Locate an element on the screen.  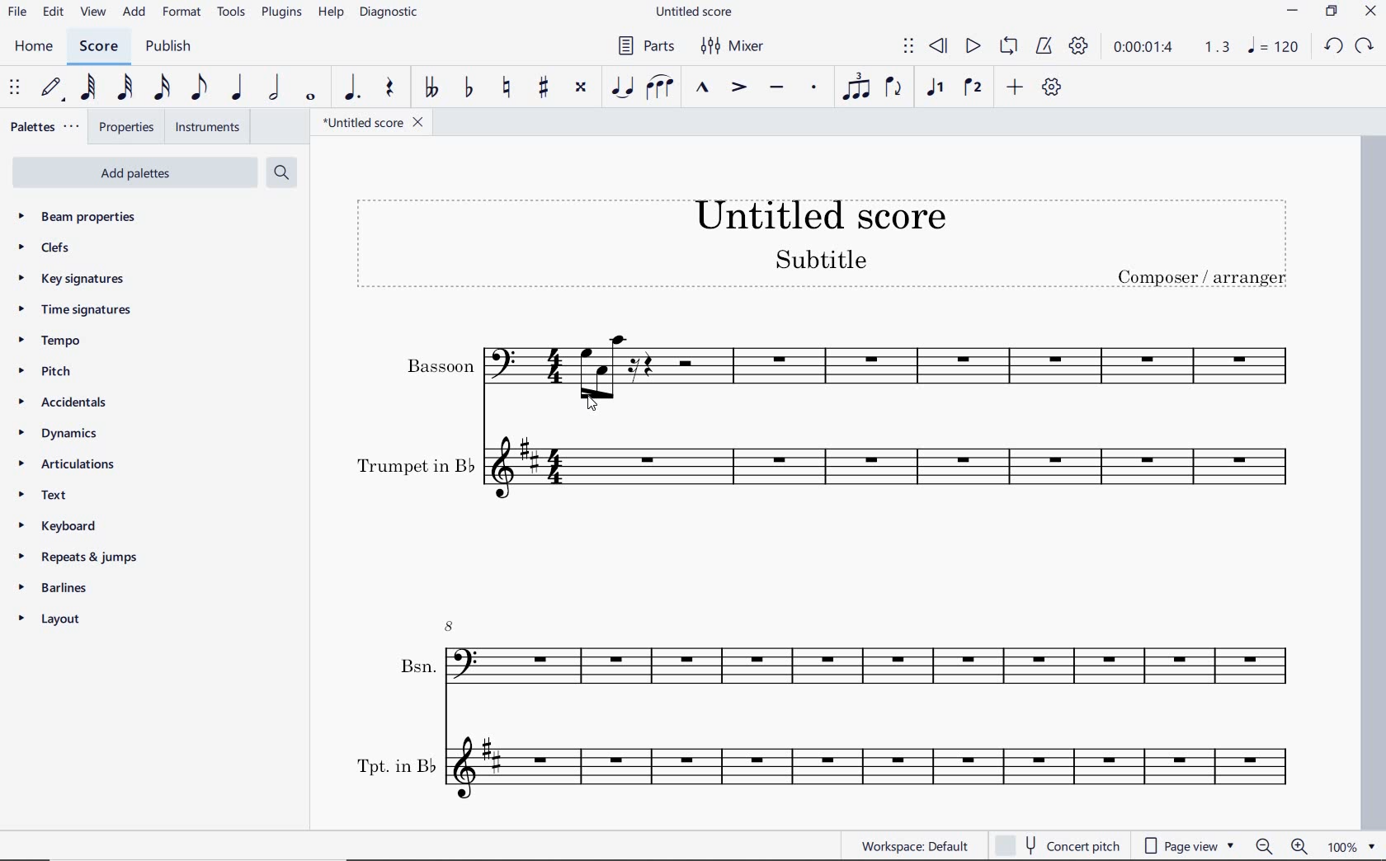
concert pitch is located at coordinates (1054, 844).